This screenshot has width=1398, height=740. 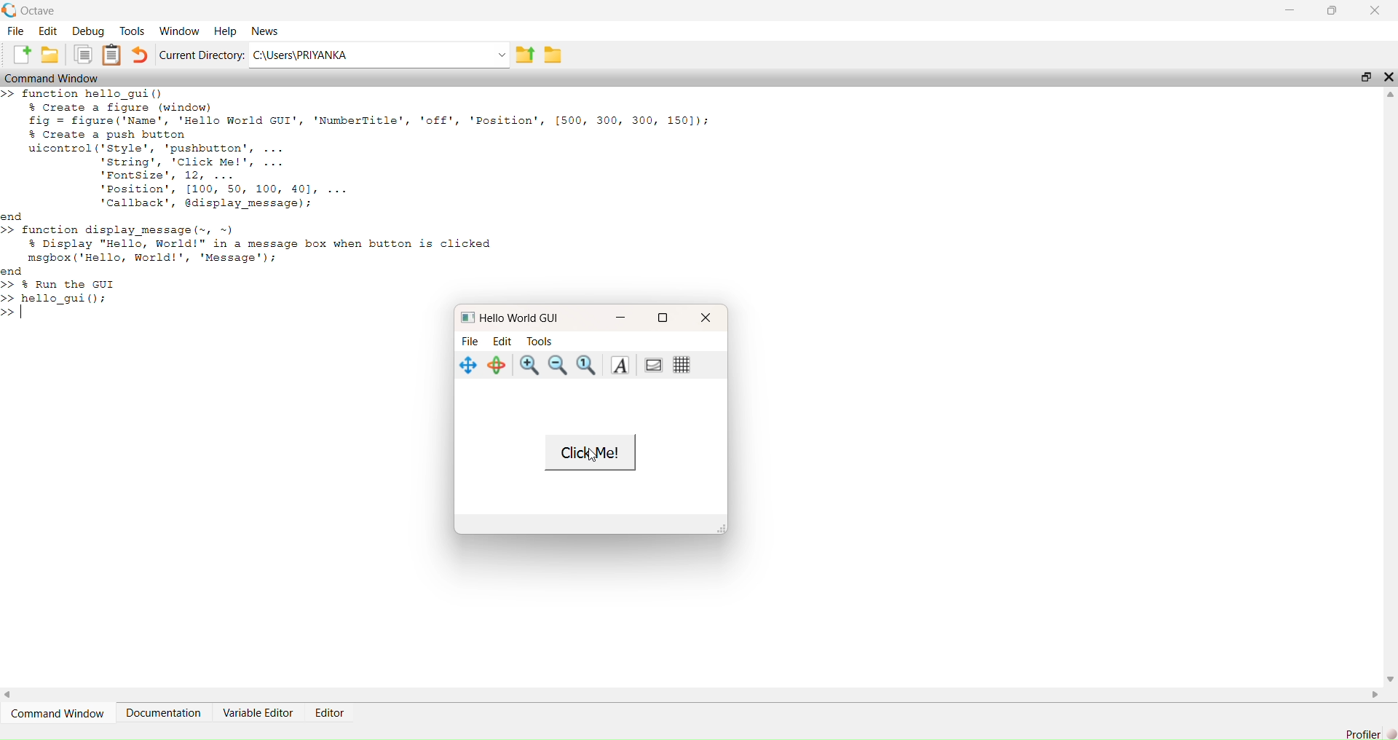 I want to click on Help, so click(x=224, y=28).